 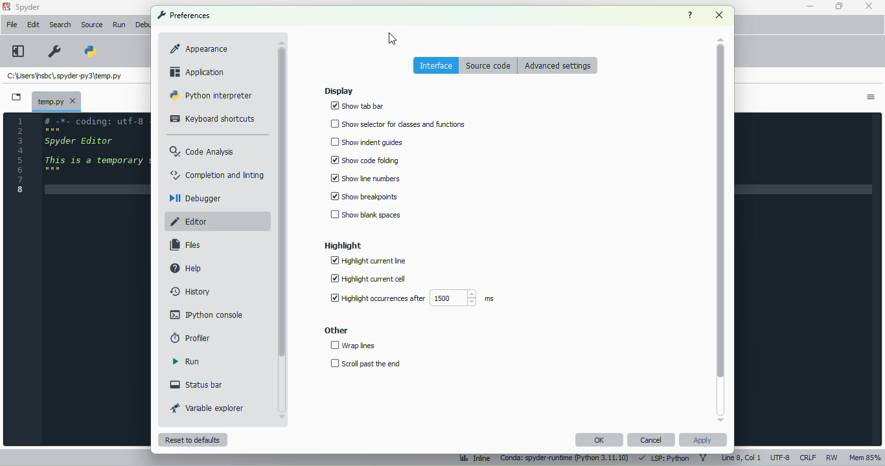 What do you see at coordinates (339, 91) in the screenshot?
I see `display` at bounding box center [339, 91].